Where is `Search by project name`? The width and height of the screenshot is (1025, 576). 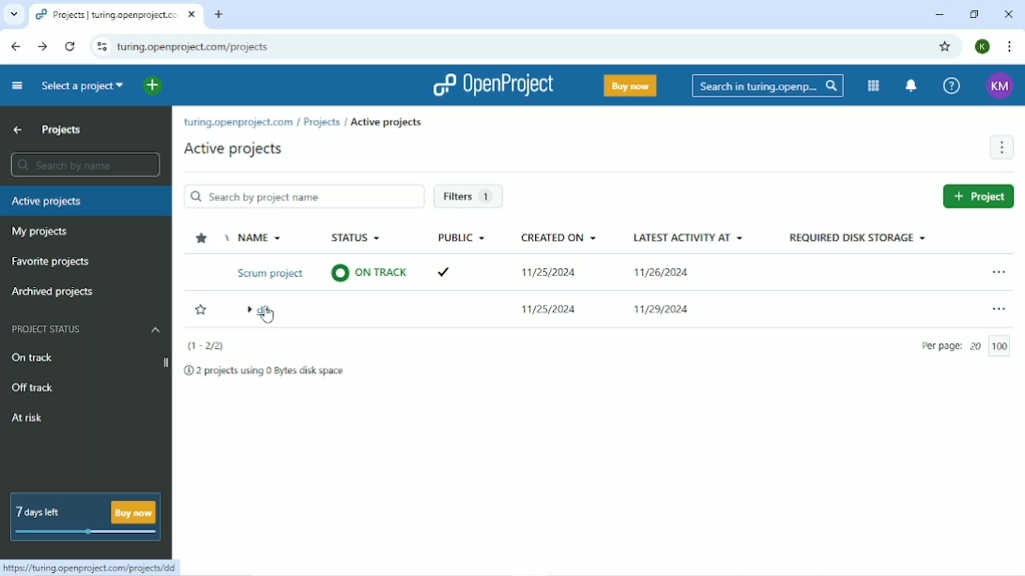 Search by project name is located at coordinates (299, 198).